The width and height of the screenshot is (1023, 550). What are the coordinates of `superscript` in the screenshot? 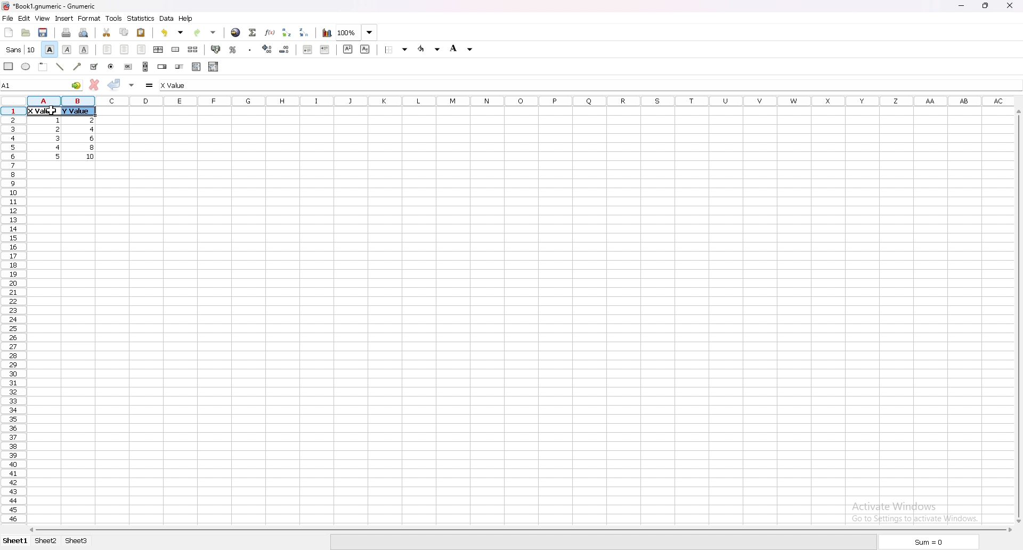 It's located at (348, 48).